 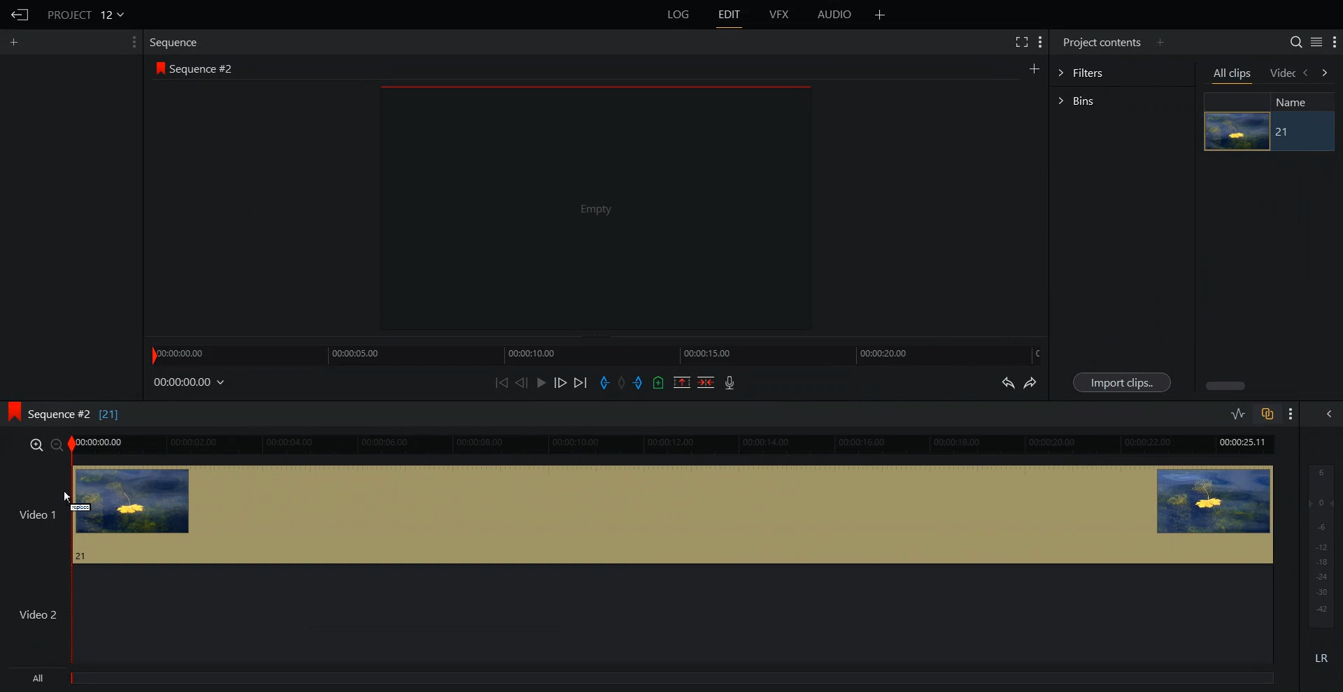 I want to click on Name, so click(x=1298, y=101).